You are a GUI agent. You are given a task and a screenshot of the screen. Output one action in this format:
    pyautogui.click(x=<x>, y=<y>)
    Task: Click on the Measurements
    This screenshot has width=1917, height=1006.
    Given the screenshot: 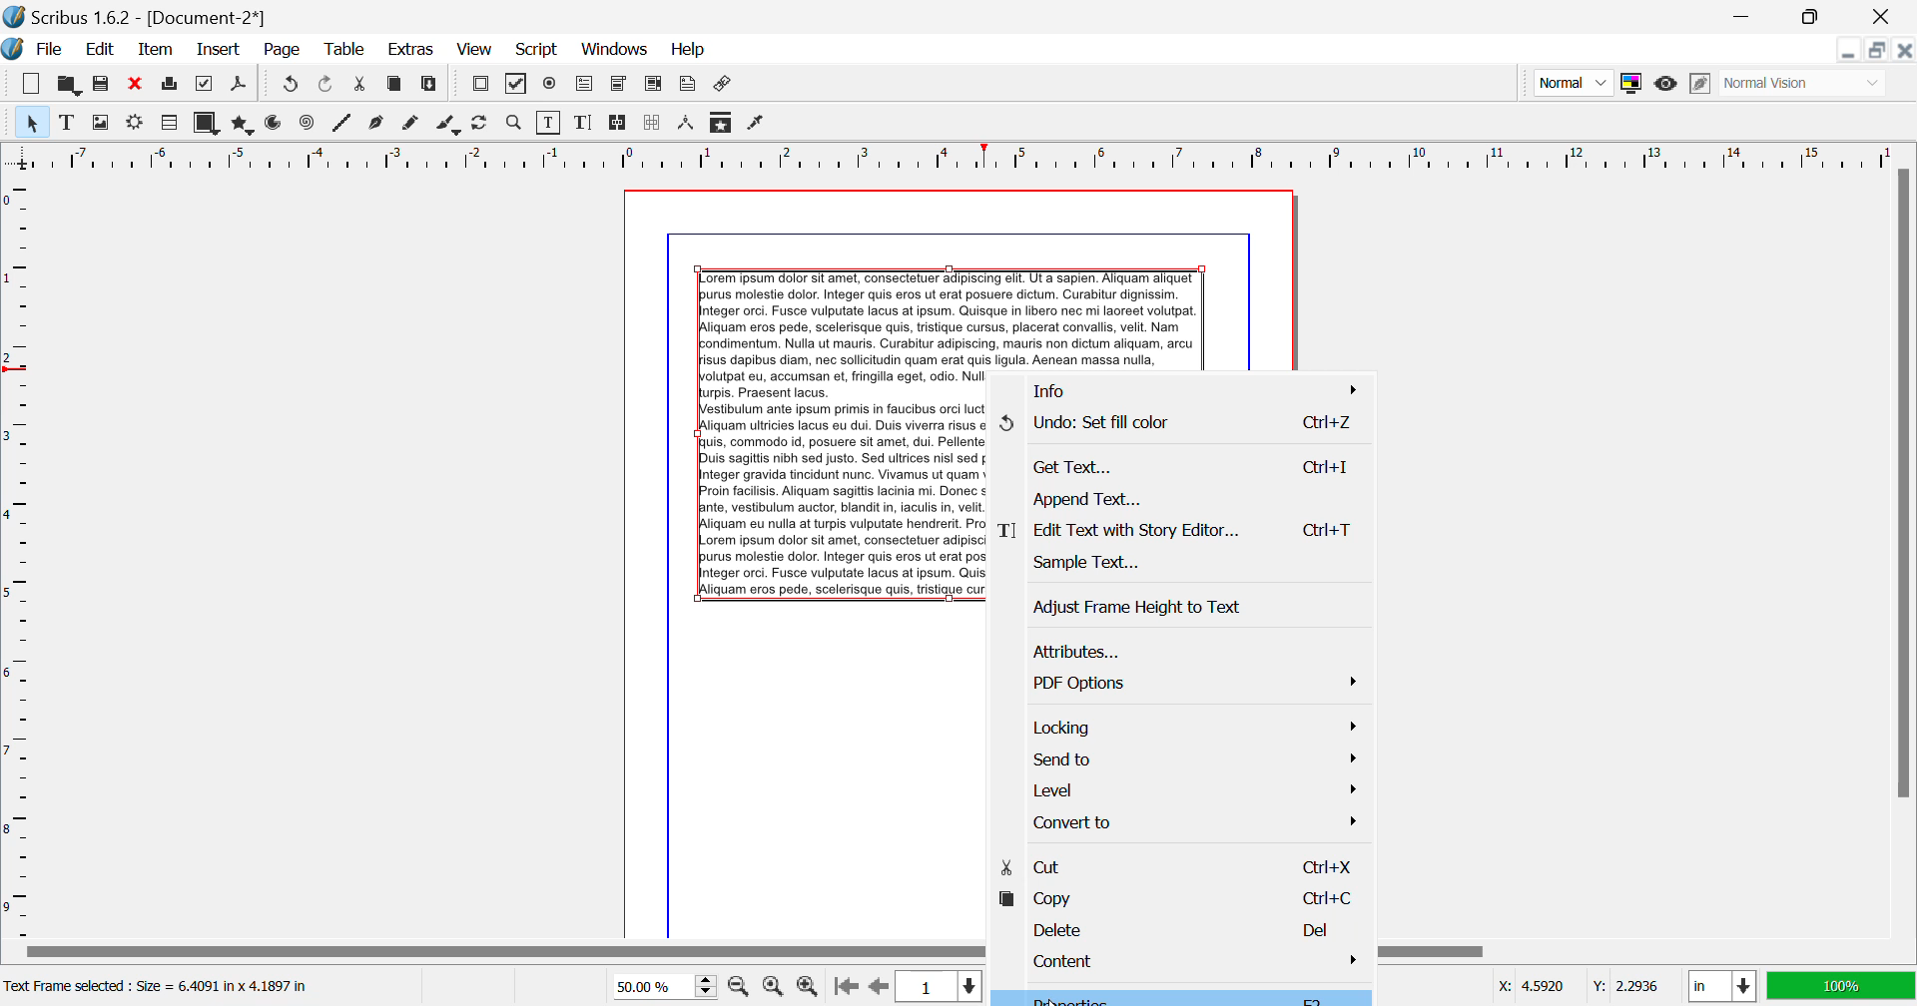 What is the action you would take?
    pyautogui.click(x=688, y=125)
    